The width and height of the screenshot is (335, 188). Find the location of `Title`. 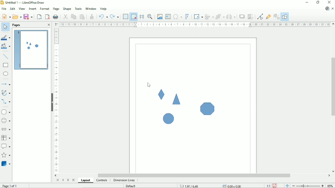

Title is located at coordinates (24, 3).